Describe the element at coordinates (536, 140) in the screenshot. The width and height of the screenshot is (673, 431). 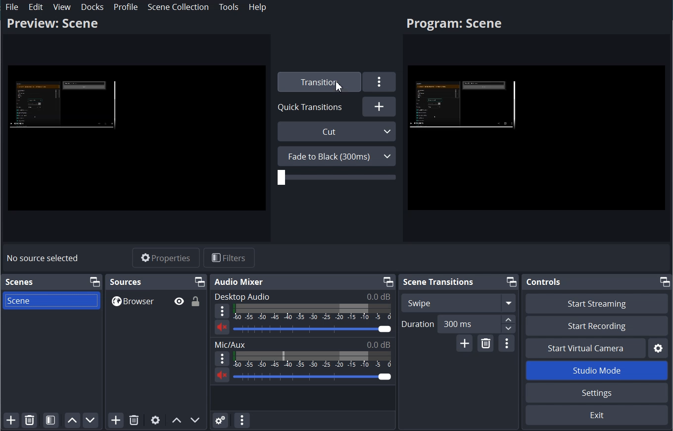
I see `Preview Scene Right` at that location.